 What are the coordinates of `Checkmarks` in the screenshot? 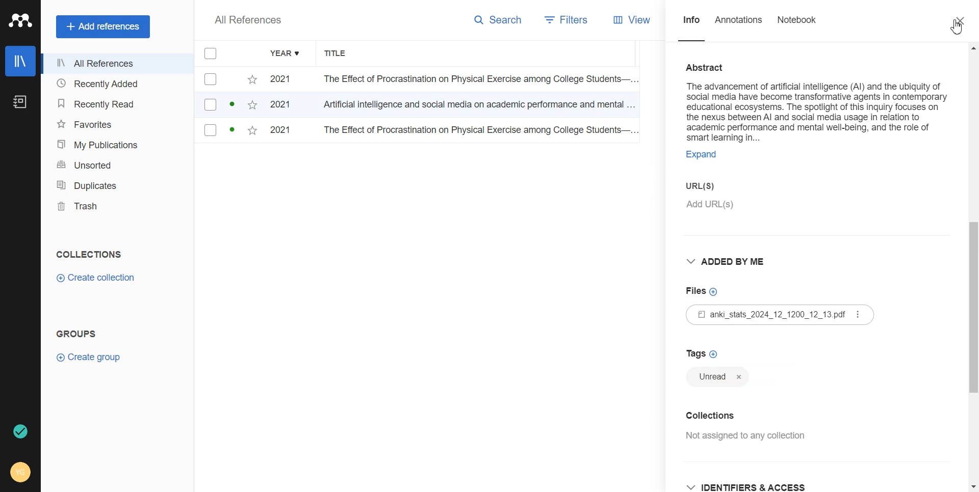 It's located at (211, 54).